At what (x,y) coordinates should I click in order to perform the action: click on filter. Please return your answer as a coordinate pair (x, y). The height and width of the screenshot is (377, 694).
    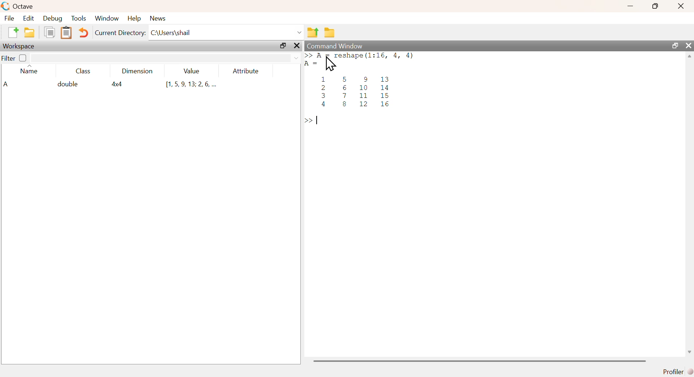
    Looking at the image, I should click on (8, 58).